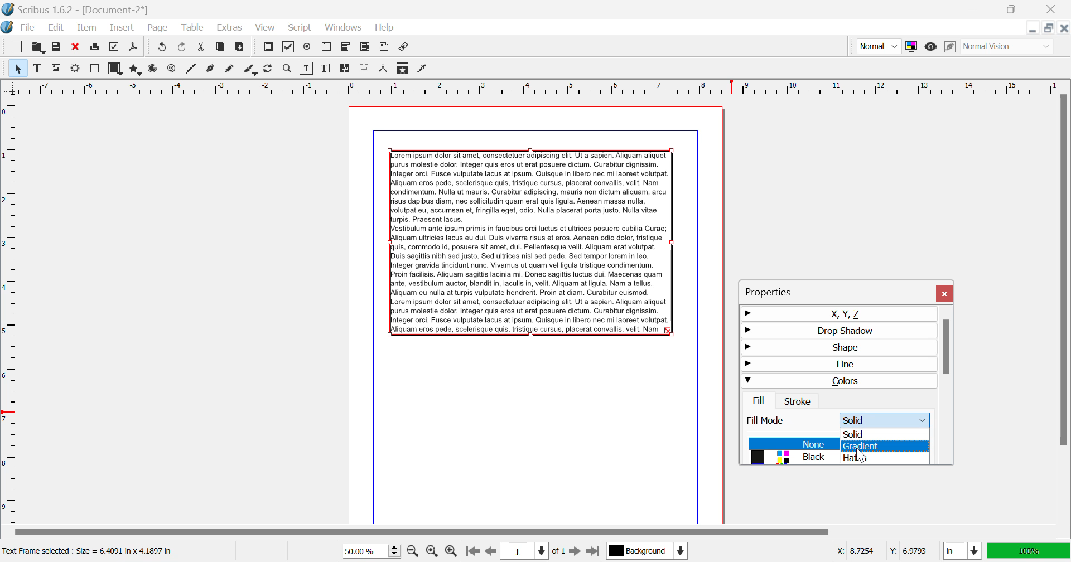 The height and width of the screenshot is (562, 1071). I want to click on Preflight Verifier, so click(115, 47).